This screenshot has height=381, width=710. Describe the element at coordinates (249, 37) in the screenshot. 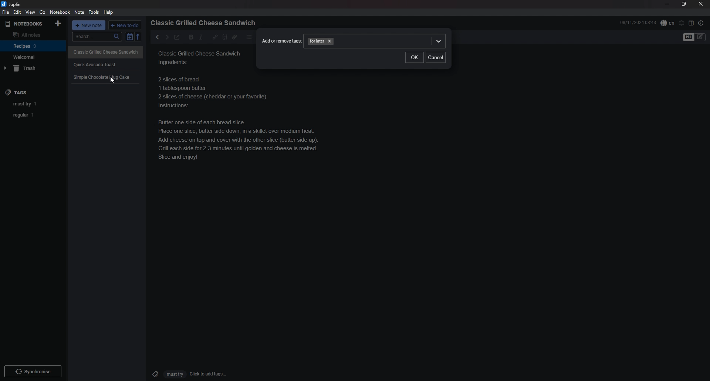

I see `bullet list` at that location.